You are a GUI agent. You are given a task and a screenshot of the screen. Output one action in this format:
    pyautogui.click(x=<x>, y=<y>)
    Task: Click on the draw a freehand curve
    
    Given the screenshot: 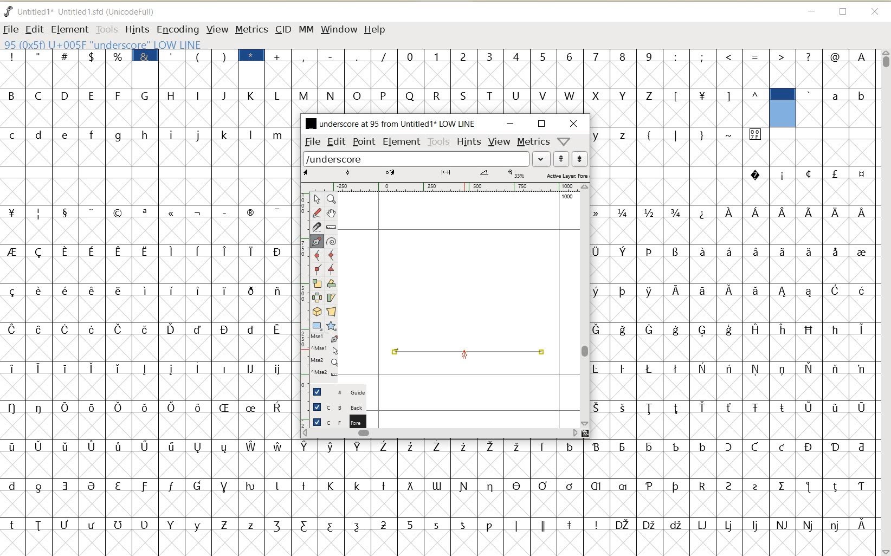 What is the action you would take?
    pyautogui.click(x=318, y=212)
    